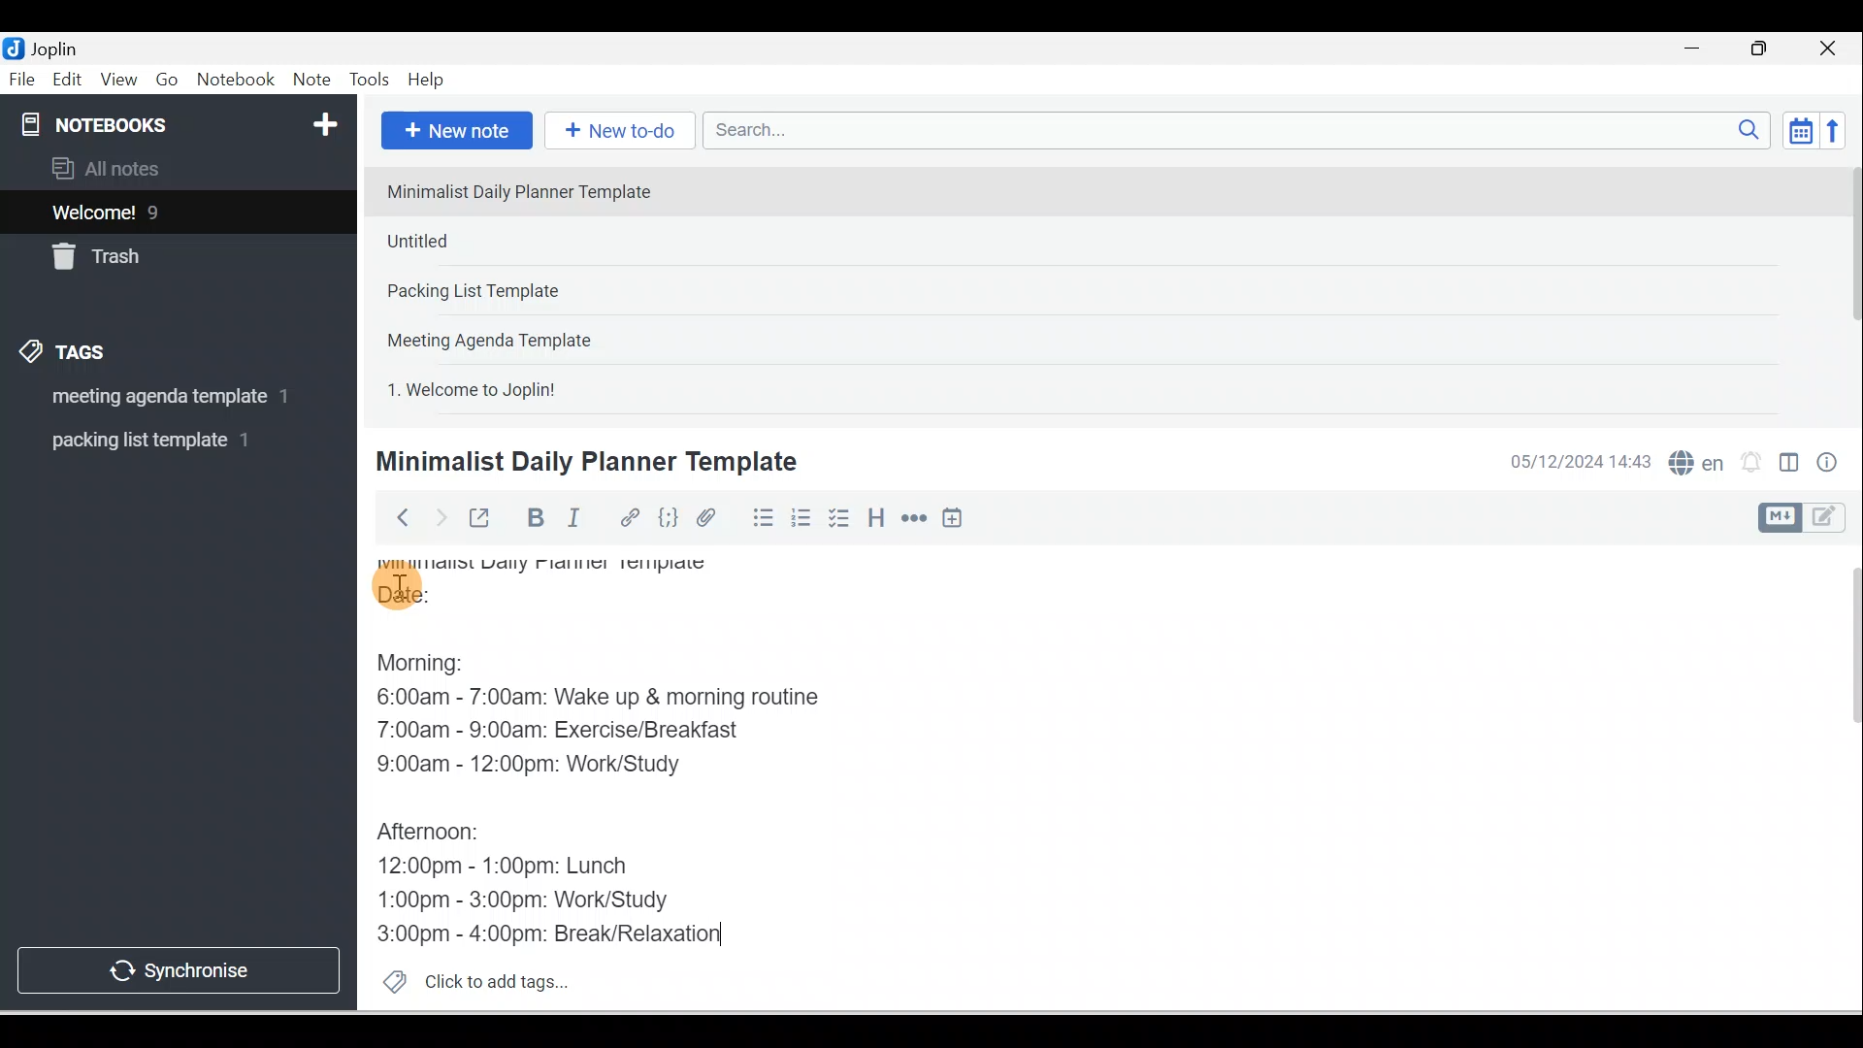  I want to click on Tools, so click(369, 80).